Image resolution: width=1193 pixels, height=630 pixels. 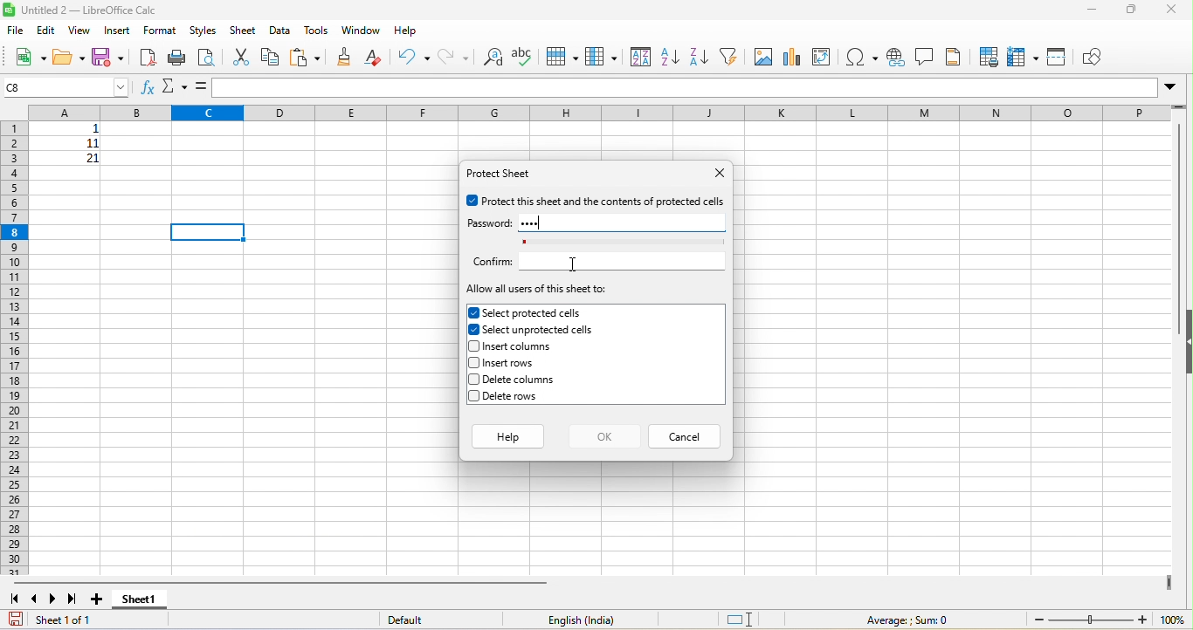 What do you see at coordinates (83, 10) in the screenshot?
I see `title` at bounding box center [83, 10].